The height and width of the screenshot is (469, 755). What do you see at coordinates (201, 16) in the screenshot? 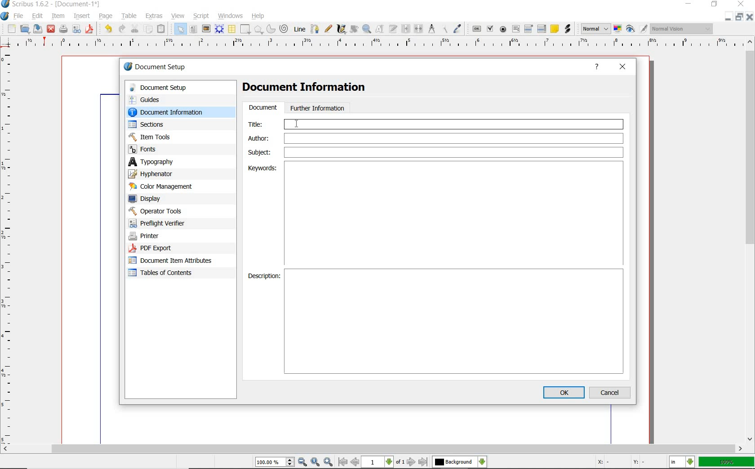
I see `script` at bounding box center [201, 16].